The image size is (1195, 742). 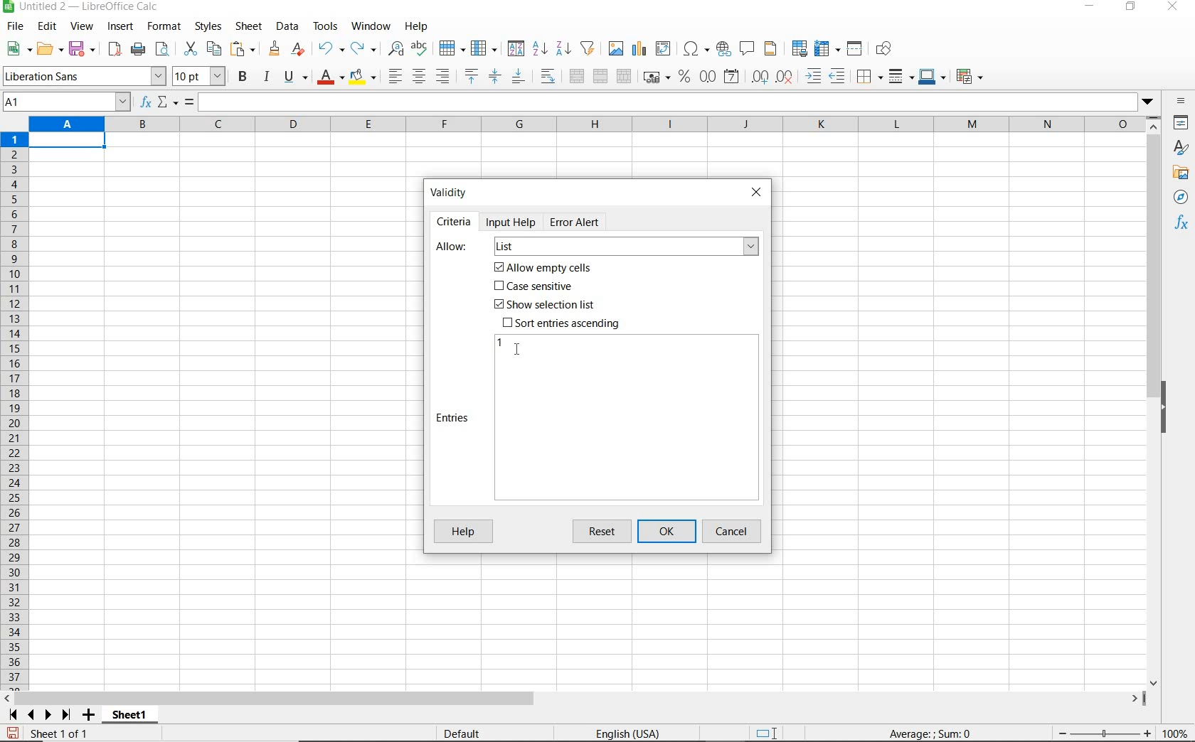 What do you see at coordinates (519, 349) in the screenshot?
I see `cursor` at bounding box center [519, 349].